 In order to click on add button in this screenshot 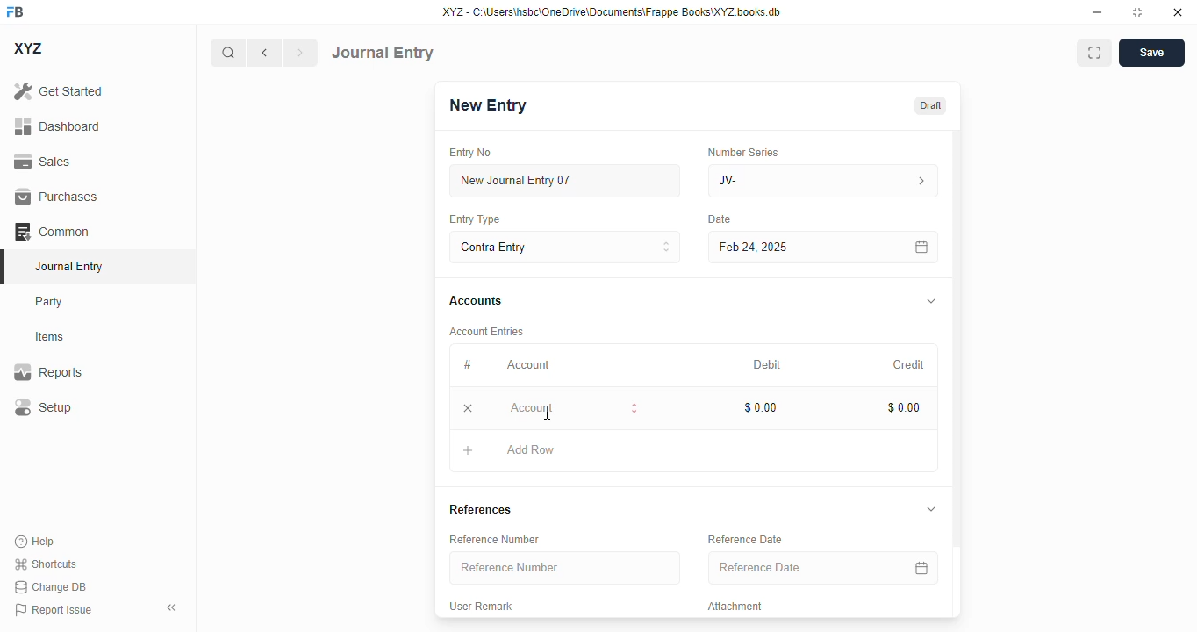, I will do `click(468, 450)`.